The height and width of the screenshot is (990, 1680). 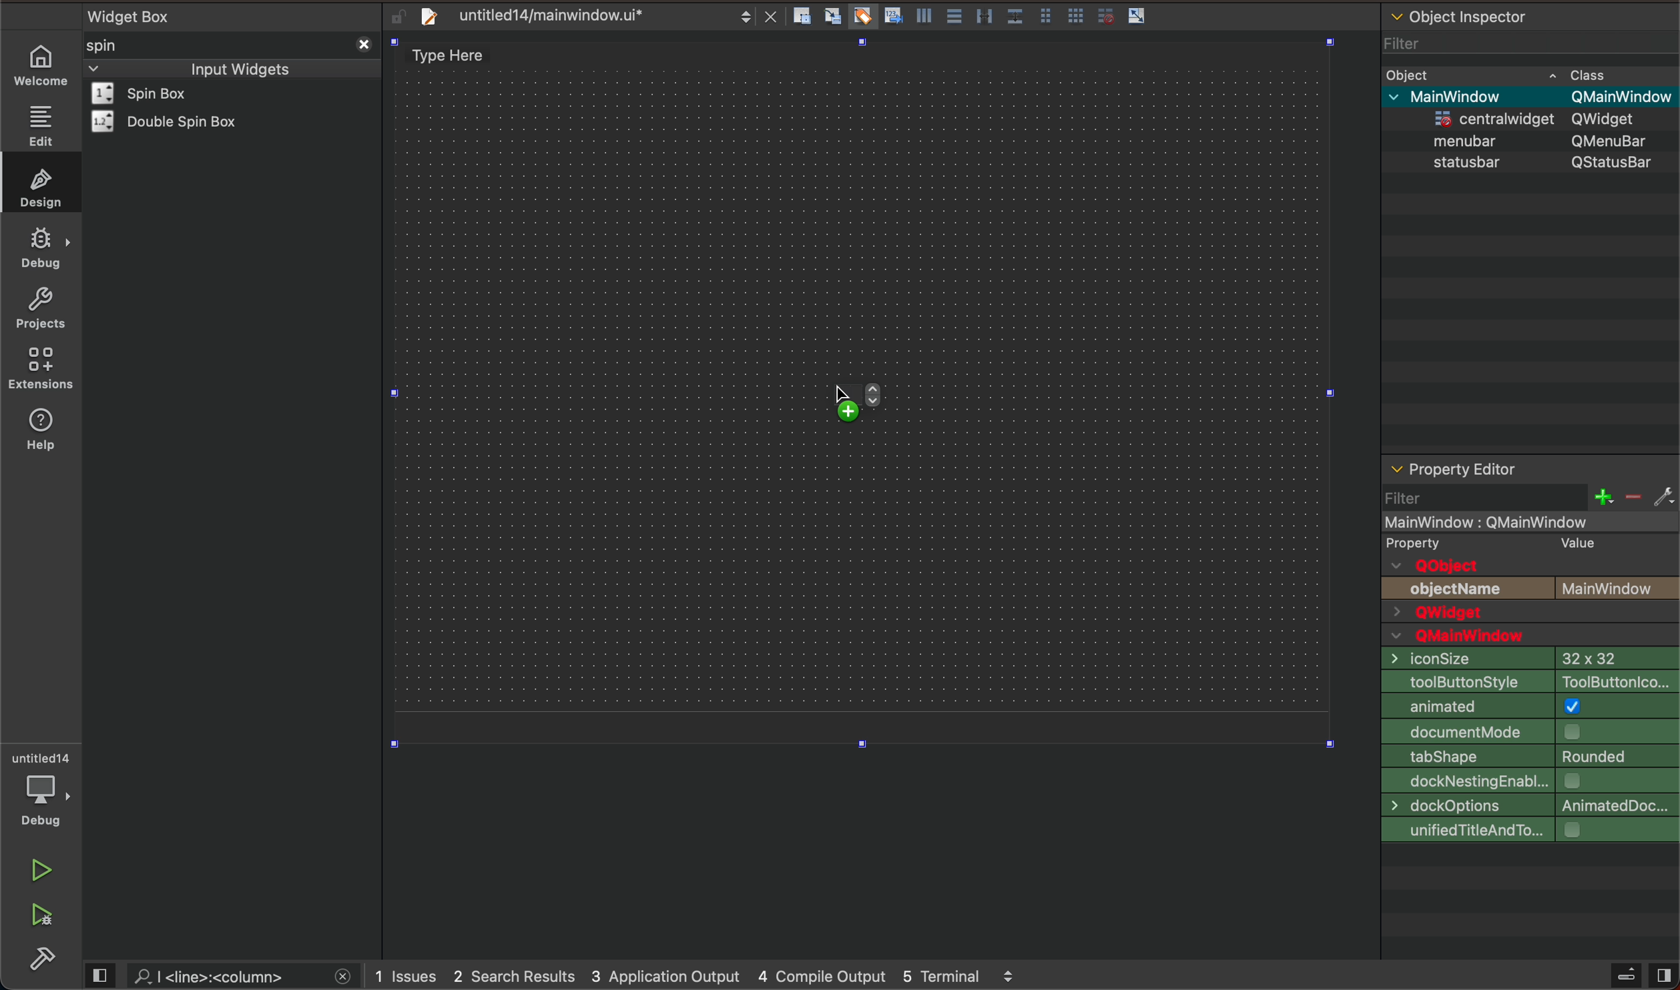 What do you see at coordinates (43, 919) in the screenshot?
I see `run and debug` at bounding box center [43, 919].